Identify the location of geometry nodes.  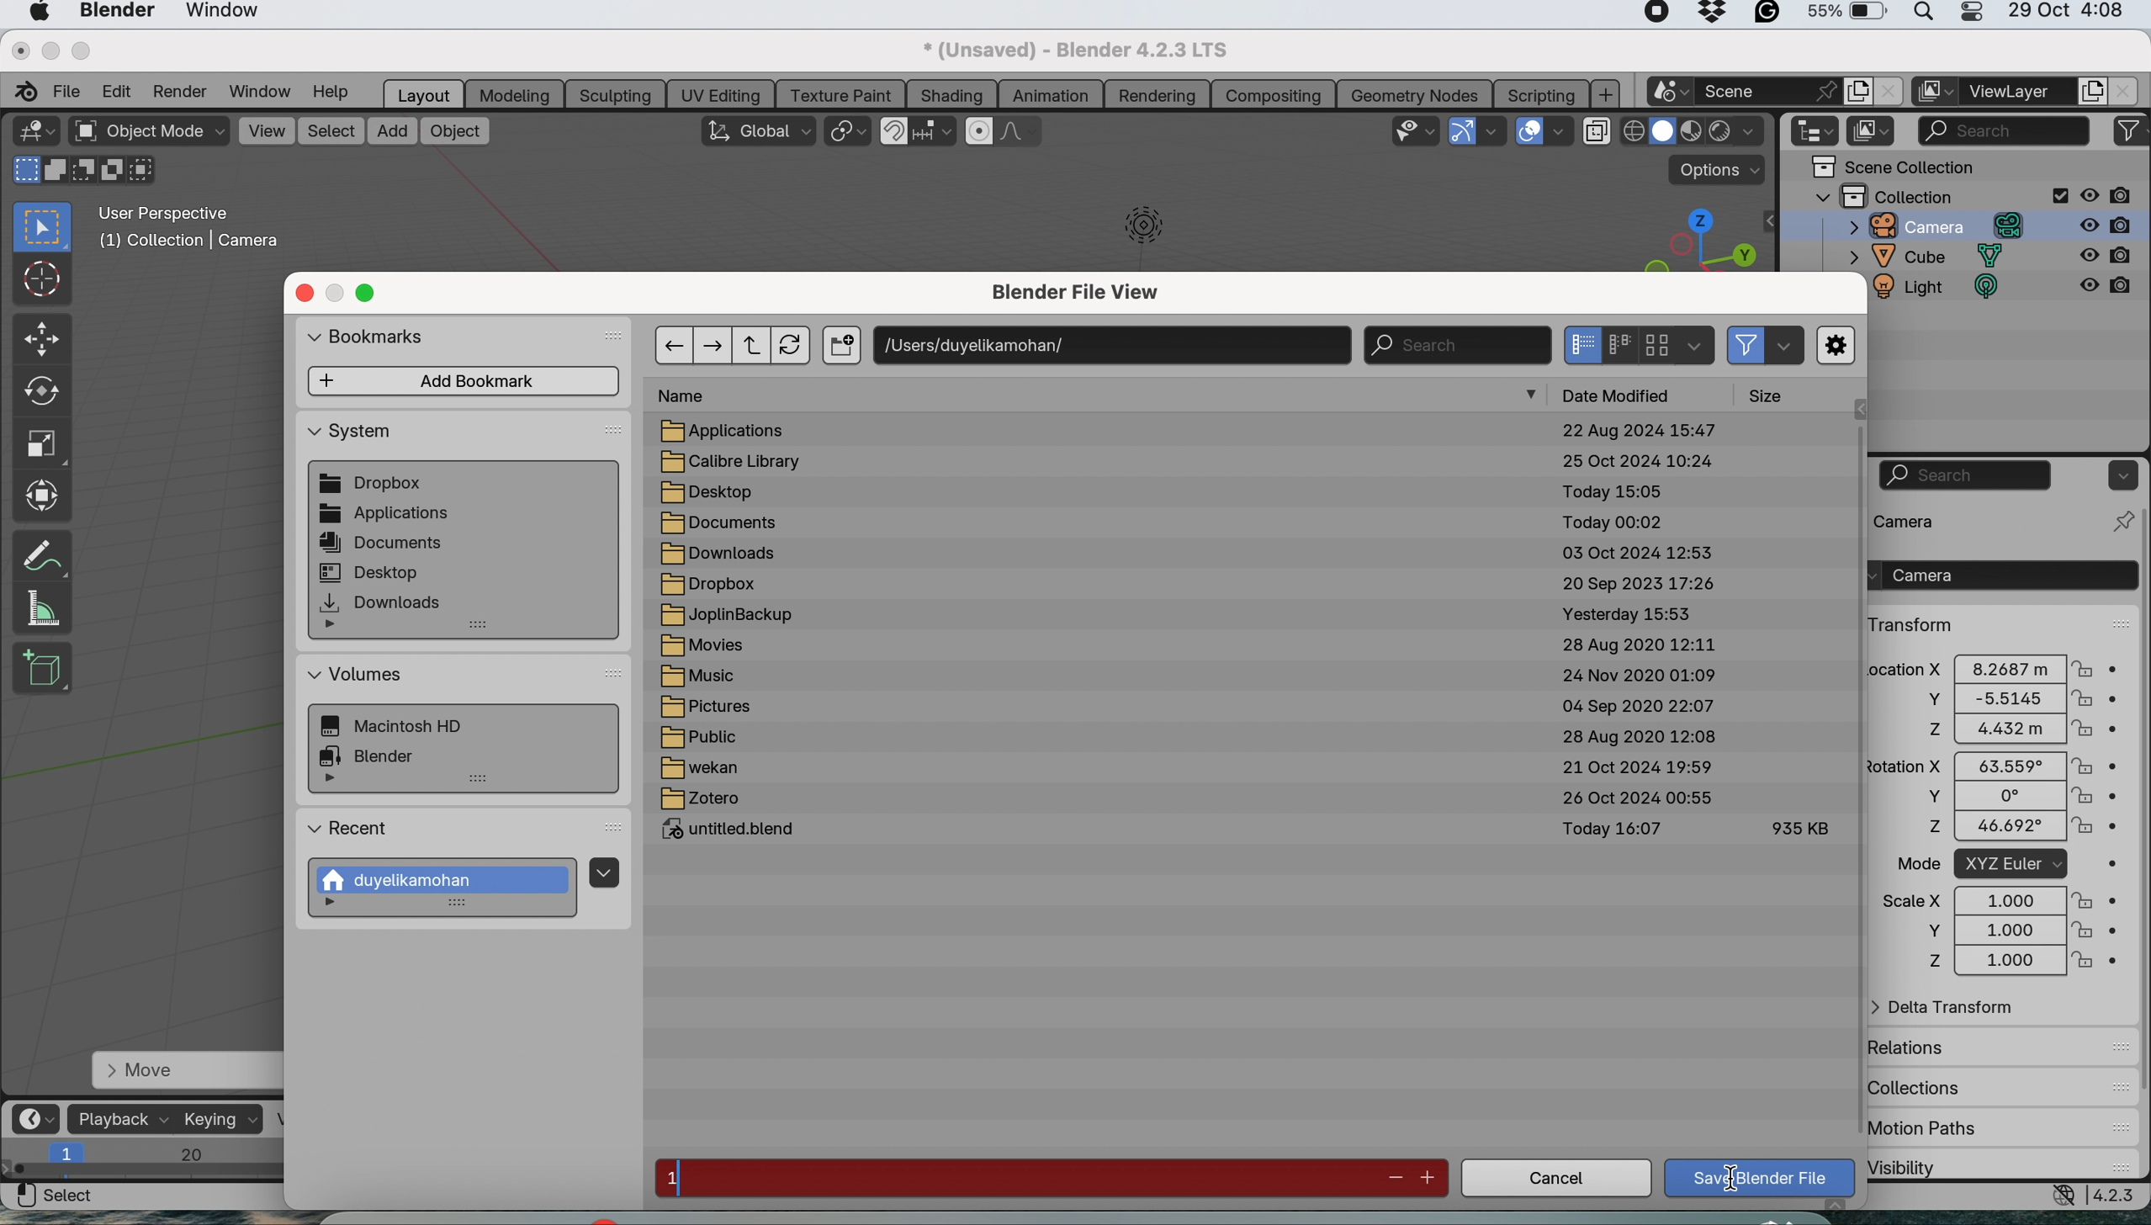
(1417, 93).